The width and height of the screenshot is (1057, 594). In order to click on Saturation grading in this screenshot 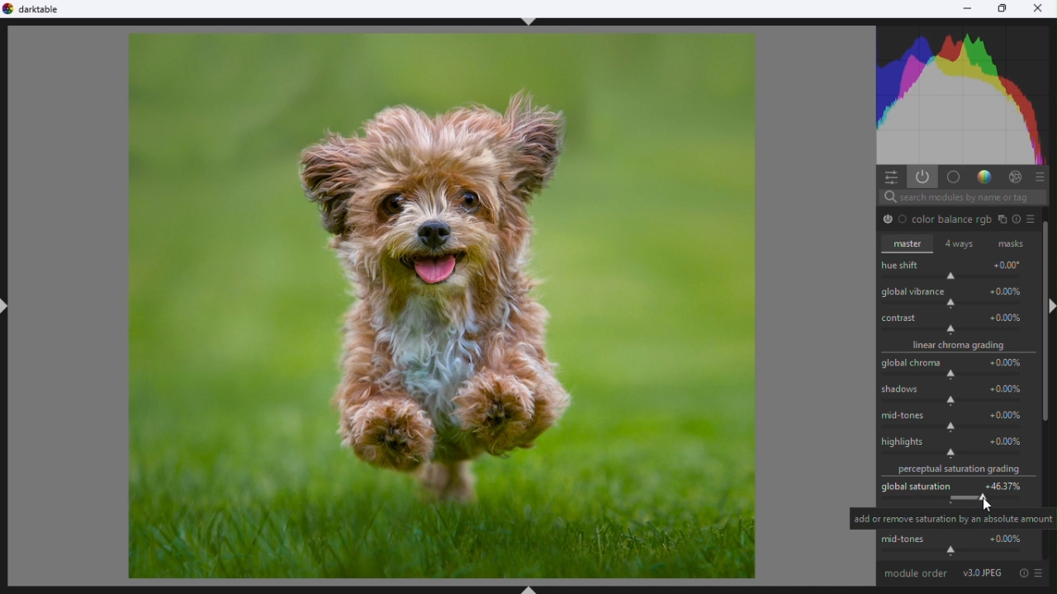, I will do `click(960, 471)`.